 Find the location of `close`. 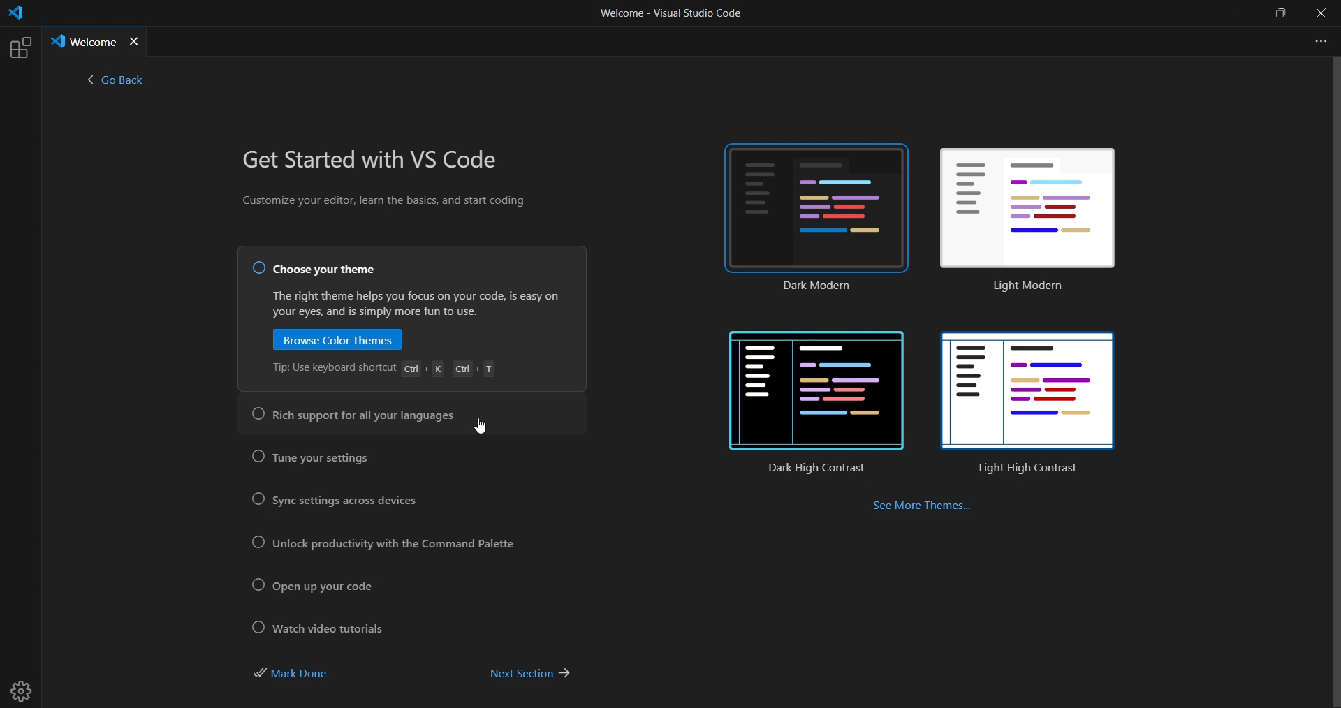

close is located at coordinates (1321, 14).